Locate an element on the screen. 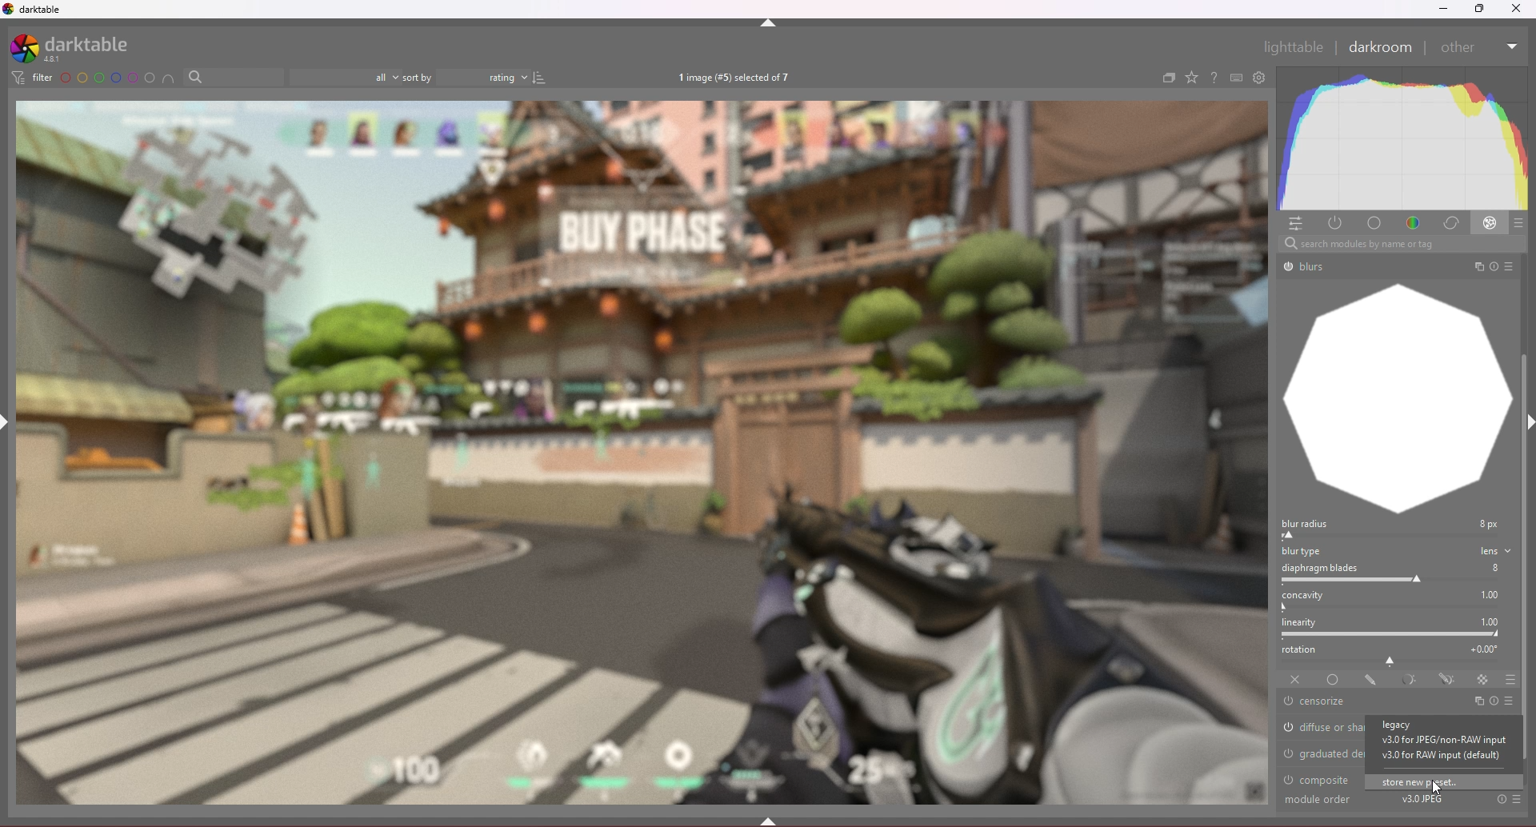 This screenshot has width=1536, height=827. graph is located at coordinates (1397, 399).